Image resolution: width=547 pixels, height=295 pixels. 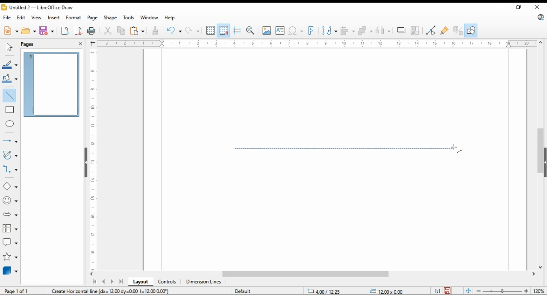 I want to click on close pane, so click(x=81, y=43).